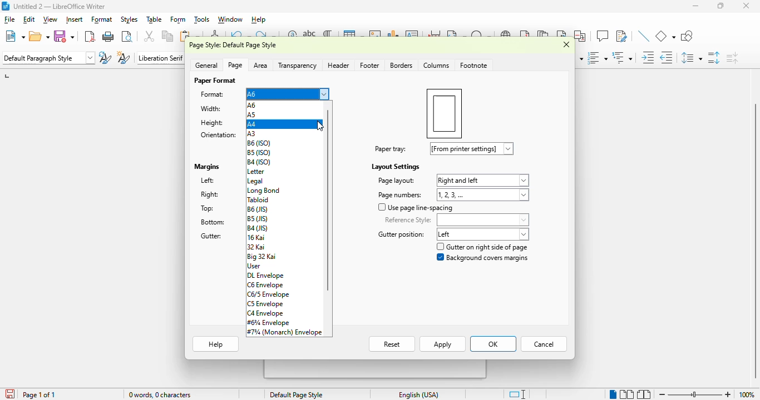 The image size is (760, 400). Describe the element at coordinates (265, 285) in the screenshot. I see `C6 envelope` at that location.